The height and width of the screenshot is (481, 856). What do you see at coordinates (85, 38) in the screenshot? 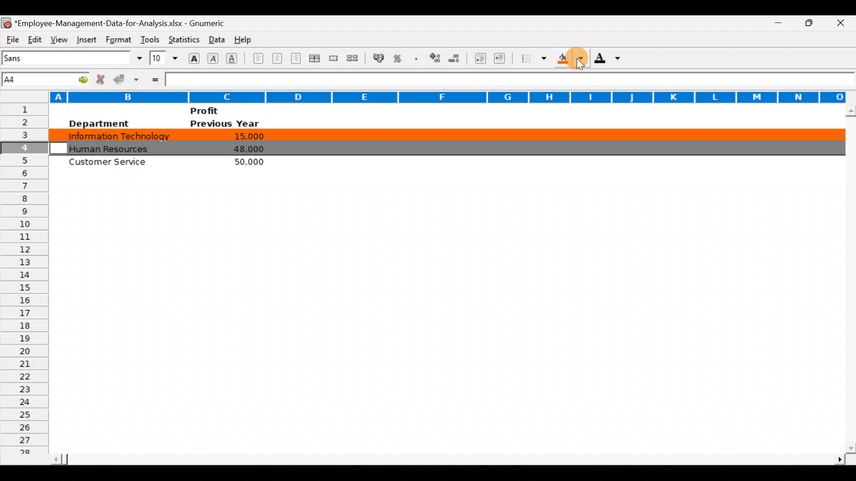
I see `Insert` at bounding box center [85, 38].